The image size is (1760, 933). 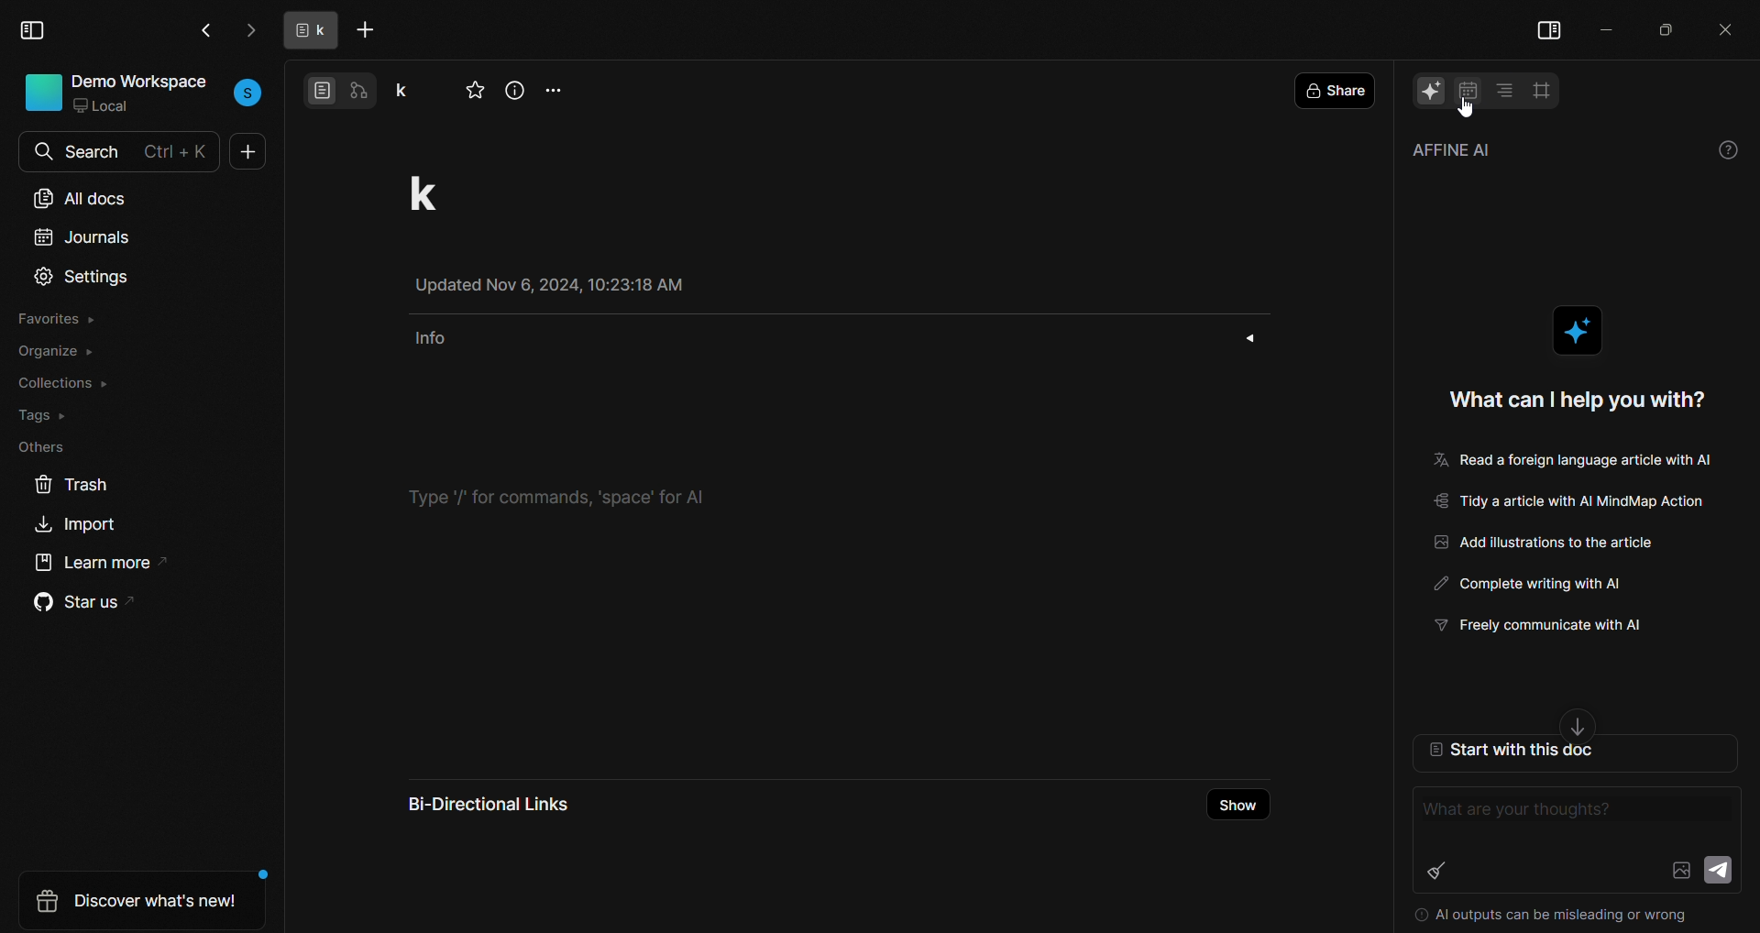 What do you see at coordinates (477, 92) in the screenshot?
I see `favorite` at bounding box center [477, 92].